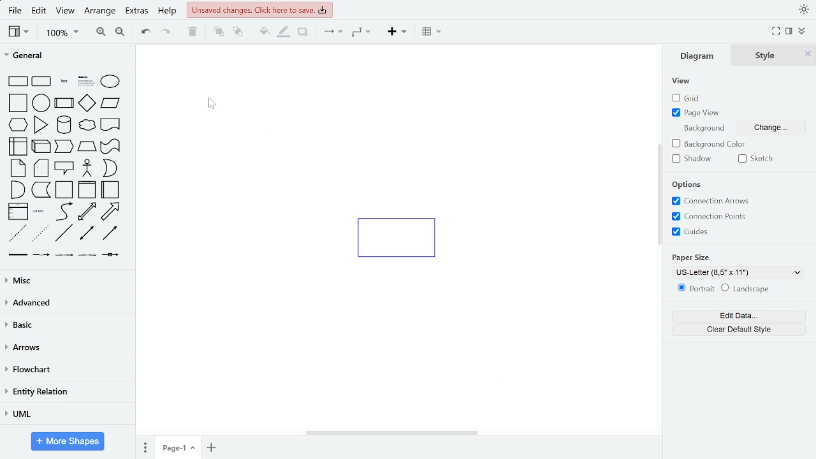 Image resolution: width=816 pixels, height=459 pixels. Describe the element at coordinates (694, 113) in the screenshot. I see `page view` at that location.